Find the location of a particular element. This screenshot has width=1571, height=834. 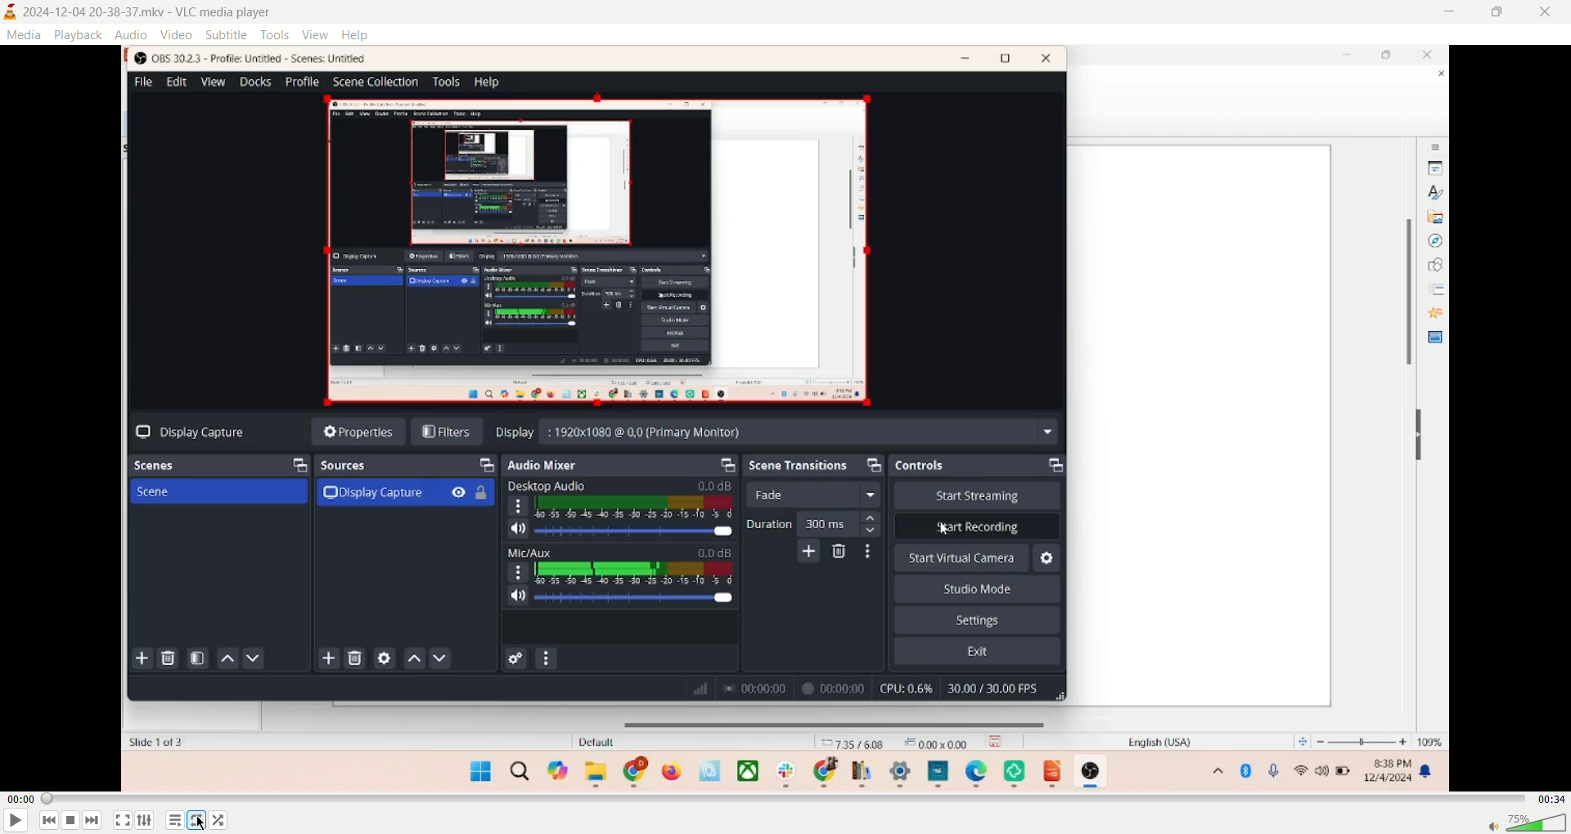

tools is located at coordinates (276, 34).